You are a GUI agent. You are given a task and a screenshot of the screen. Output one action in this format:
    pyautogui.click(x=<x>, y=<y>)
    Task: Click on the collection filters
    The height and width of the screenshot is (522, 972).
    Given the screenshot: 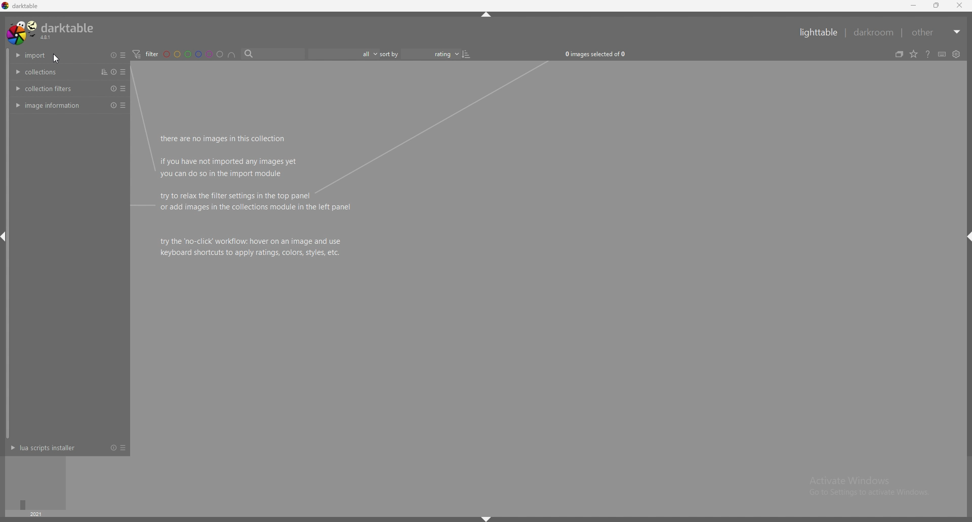 What is the action you would take?
    pyautogui.click(x=50, y=88)
    